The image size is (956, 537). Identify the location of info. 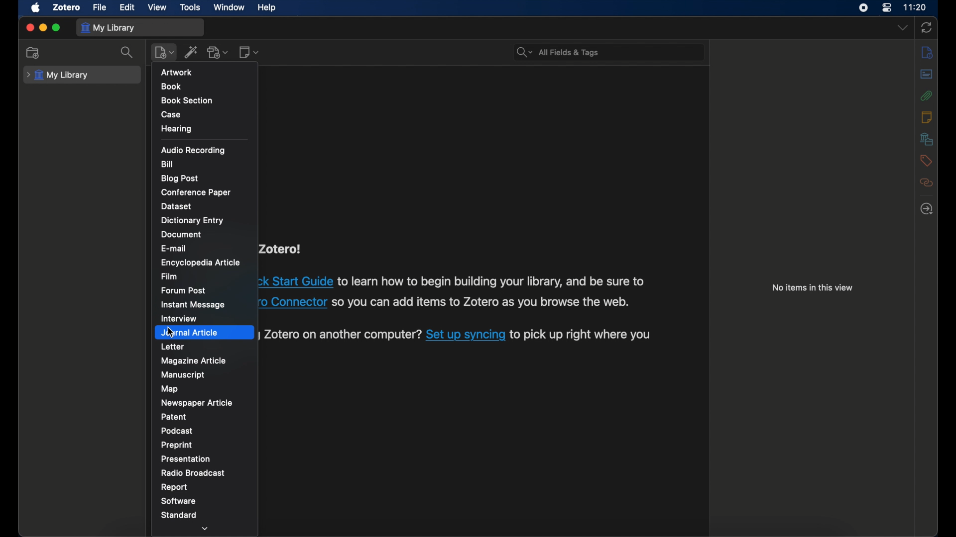
(925, 52).